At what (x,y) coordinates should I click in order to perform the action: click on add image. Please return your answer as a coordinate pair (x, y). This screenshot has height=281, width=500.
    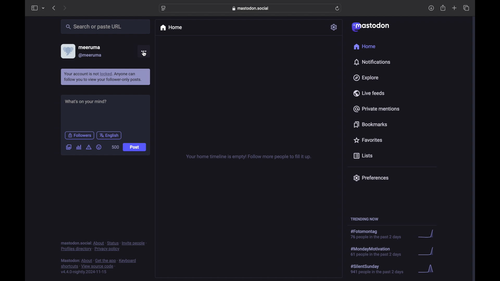
    Looking at the image, I should click on (68, 147).